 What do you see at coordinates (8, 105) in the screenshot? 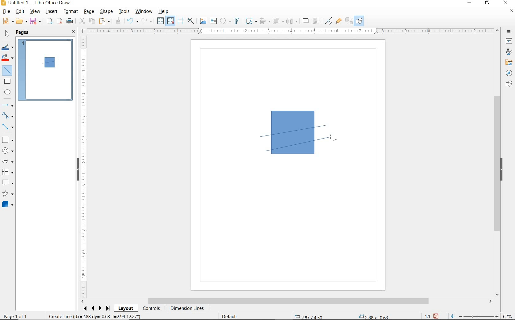
I see `LINES AND ARROWS` at bounding box center [8, 105].